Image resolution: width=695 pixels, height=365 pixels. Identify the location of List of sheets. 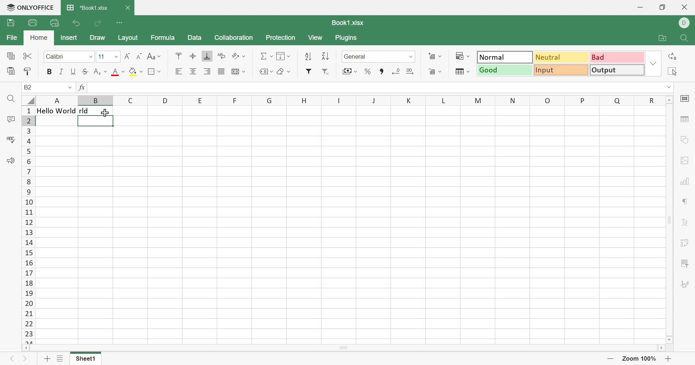
(60, 359).